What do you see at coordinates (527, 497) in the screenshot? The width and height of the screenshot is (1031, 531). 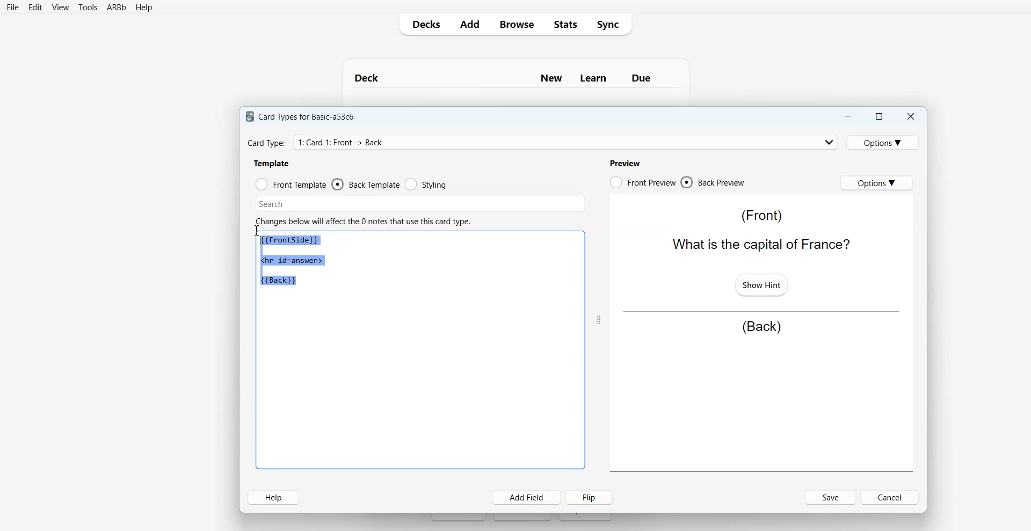 I see `Add Field` at bounding box center [527, 497].